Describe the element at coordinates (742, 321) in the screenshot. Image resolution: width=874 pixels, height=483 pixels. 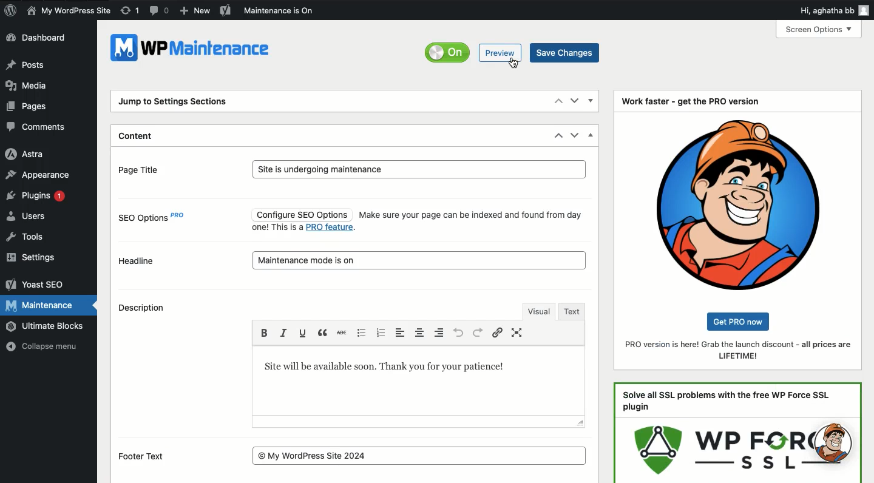
I see `get pro now` at that location.